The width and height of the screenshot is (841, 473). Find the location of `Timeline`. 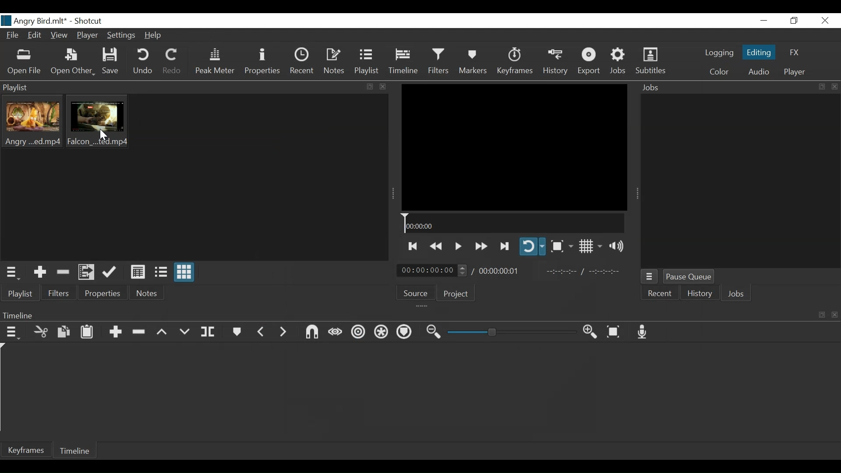

Timeline is located at coordinates (400, 315).